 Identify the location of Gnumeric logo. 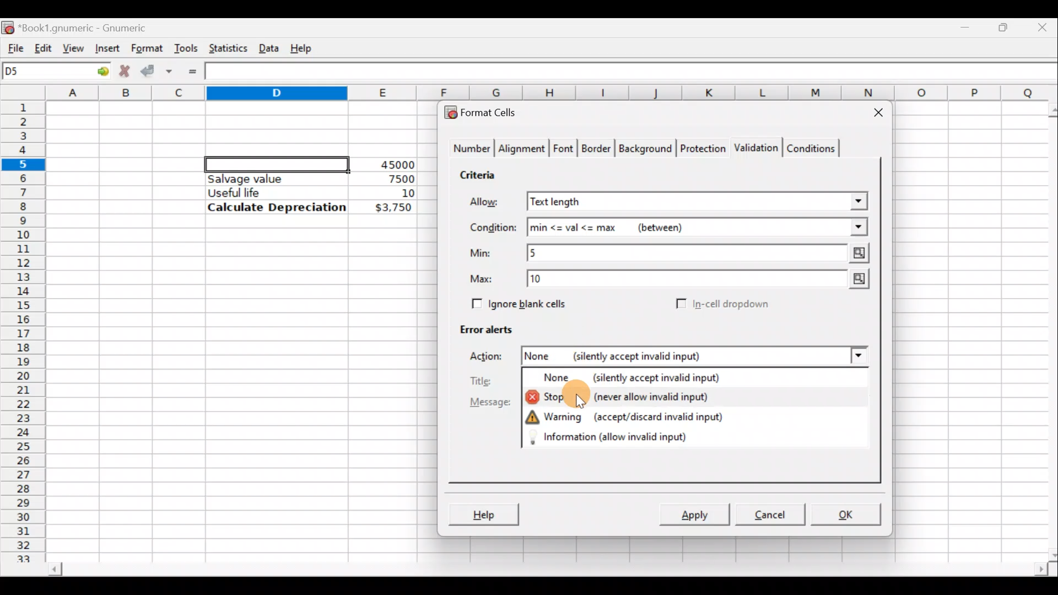
(8, 26).